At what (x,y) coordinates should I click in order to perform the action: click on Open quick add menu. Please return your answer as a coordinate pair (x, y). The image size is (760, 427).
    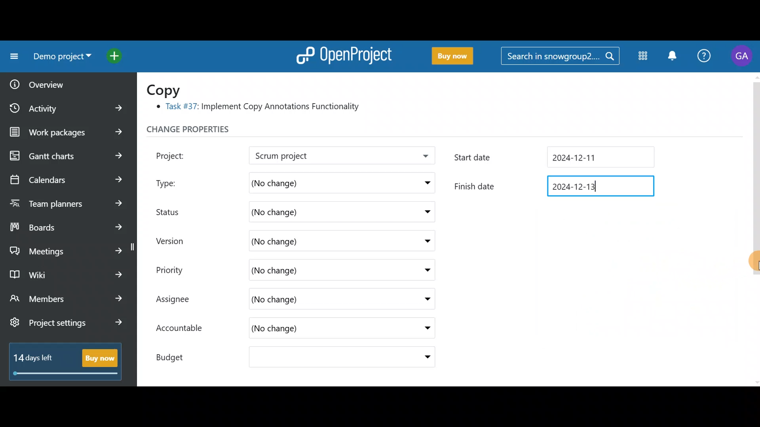
    Looking at the image, I should click on (116, 54).